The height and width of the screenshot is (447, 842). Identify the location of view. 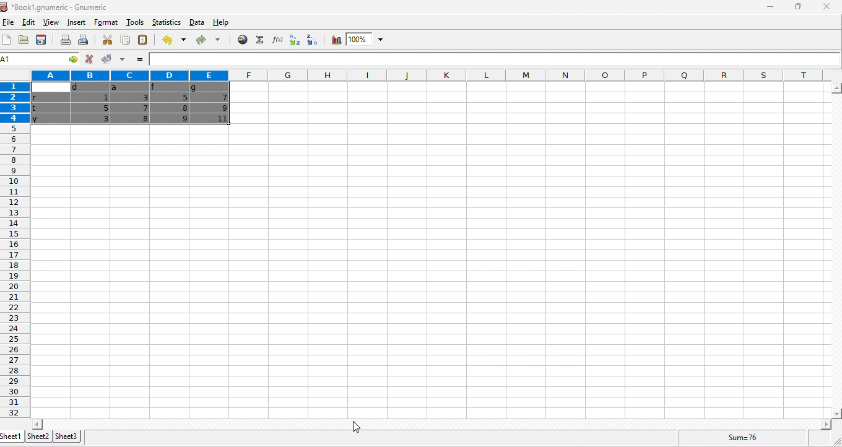
(50, 24).